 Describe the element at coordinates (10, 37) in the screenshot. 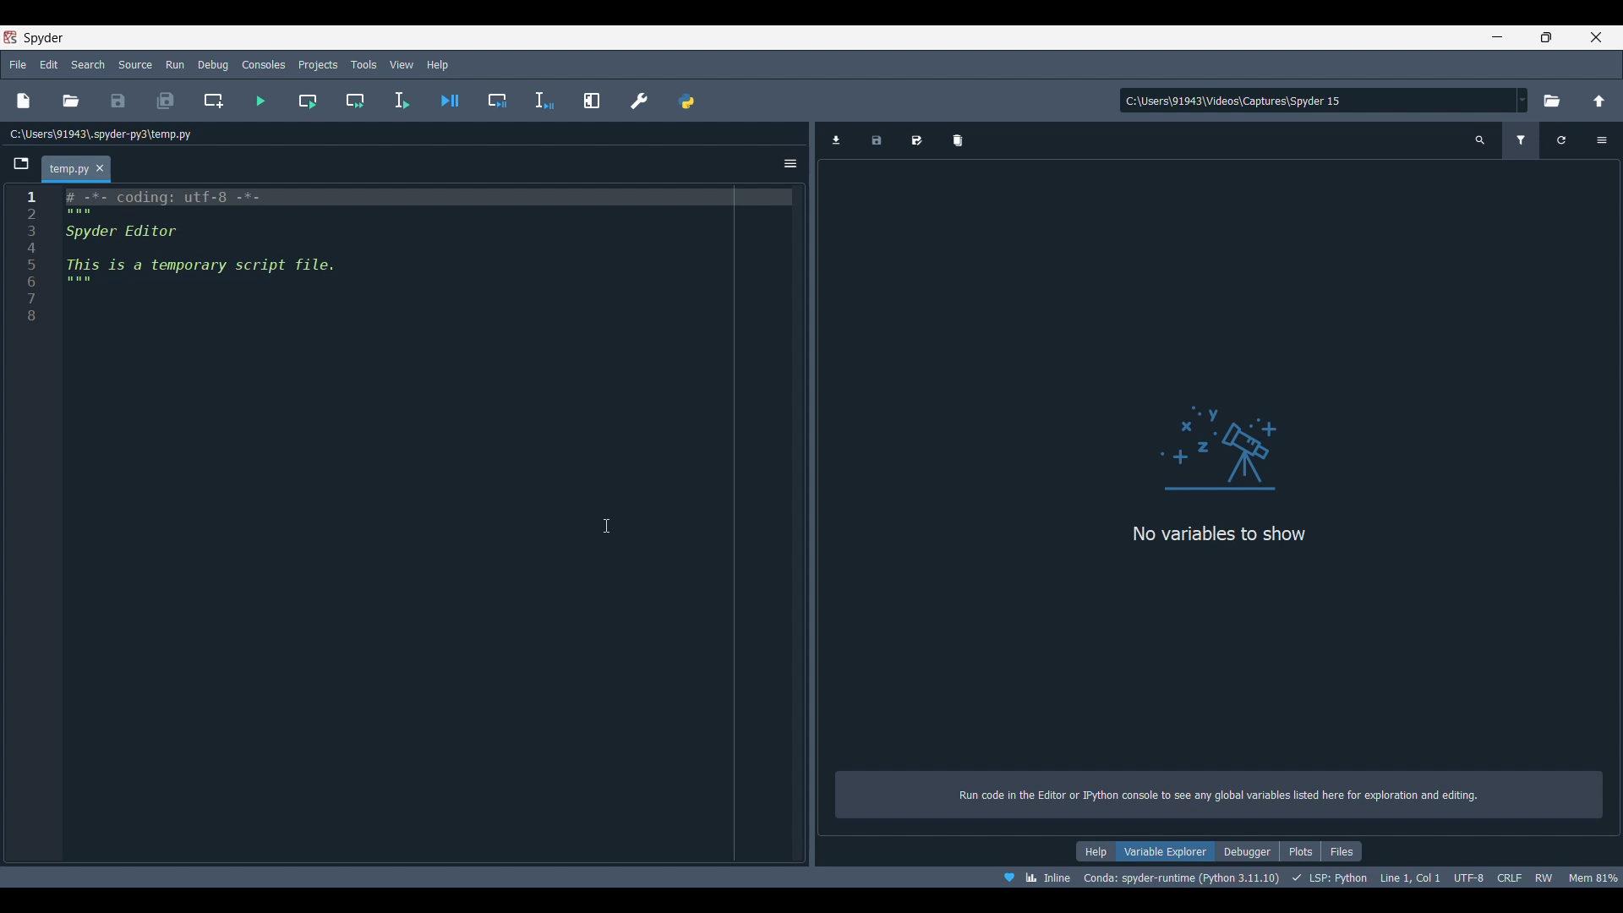

I see `Software logo` at that location.